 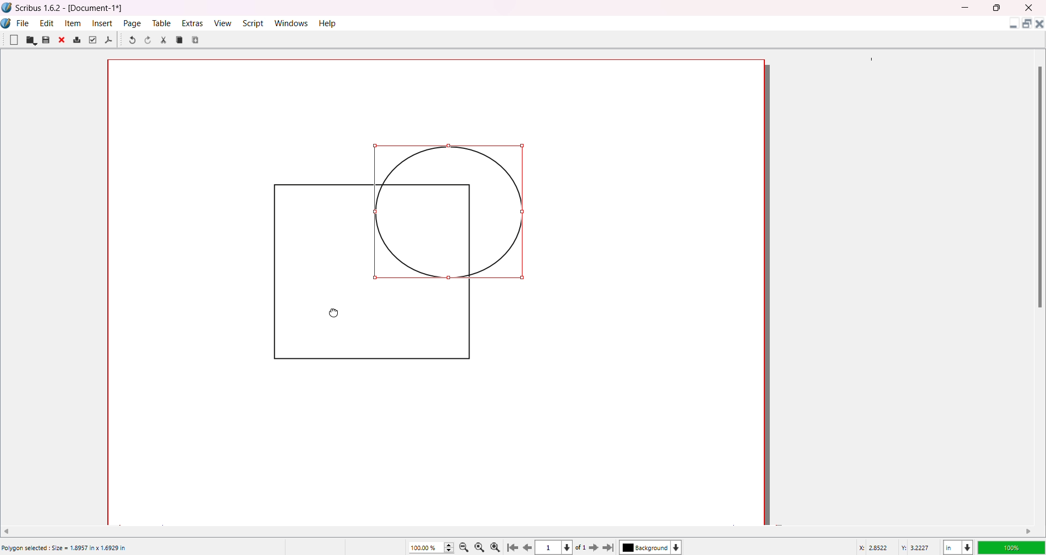 I want to click on Zoom percentage, so click(x=425, y=547).